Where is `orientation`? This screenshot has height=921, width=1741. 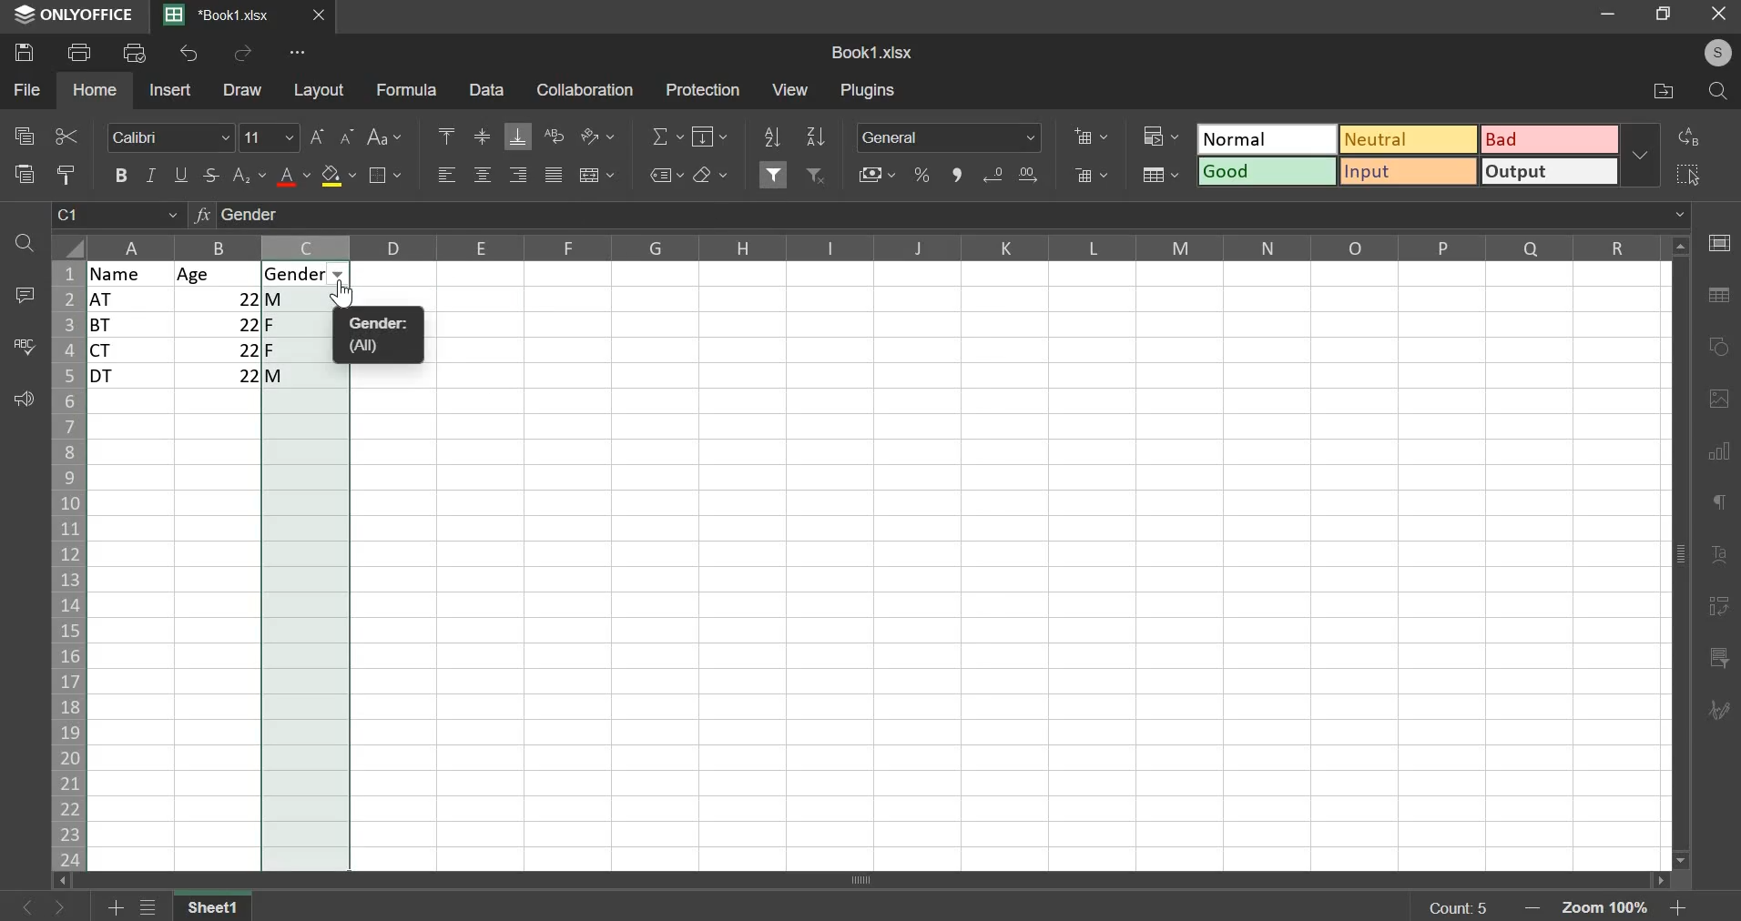 orientation is located at coordinates (597, 136).